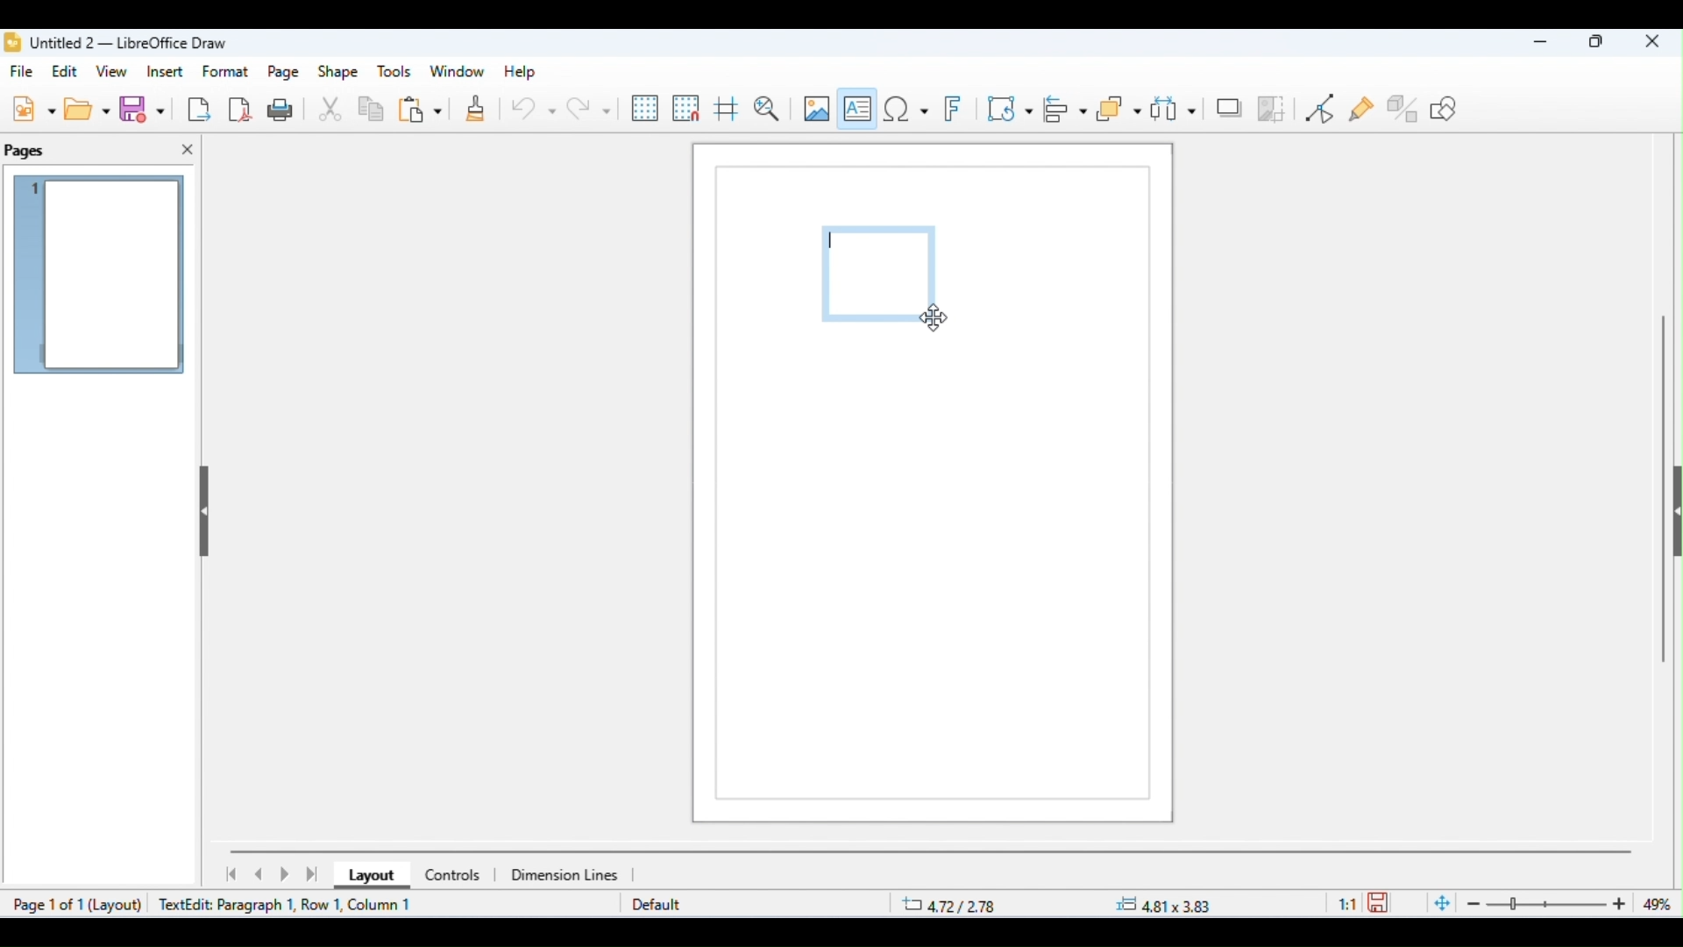  Describe the element at coordinates (420, 111) in the screenshot. I see `paste` at that location.